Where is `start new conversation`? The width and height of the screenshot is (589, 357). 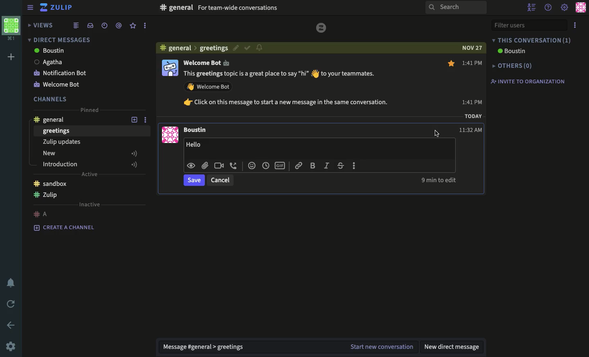 start new conversation is located at coordinates (382, 346).